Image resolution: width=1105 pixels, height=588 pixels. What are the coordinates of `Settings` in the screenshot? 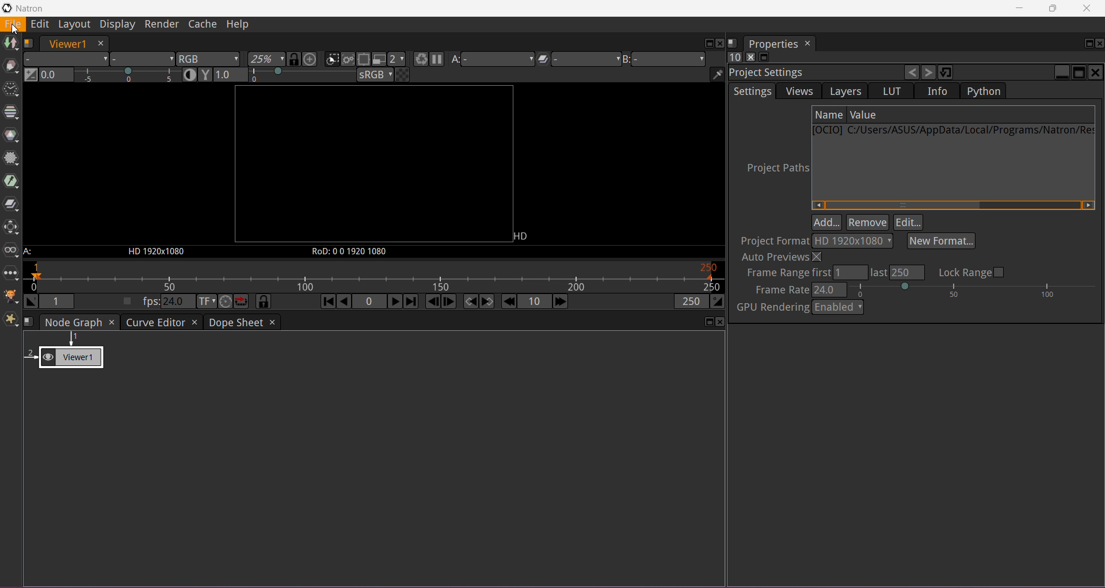 It's located at (752, 91).